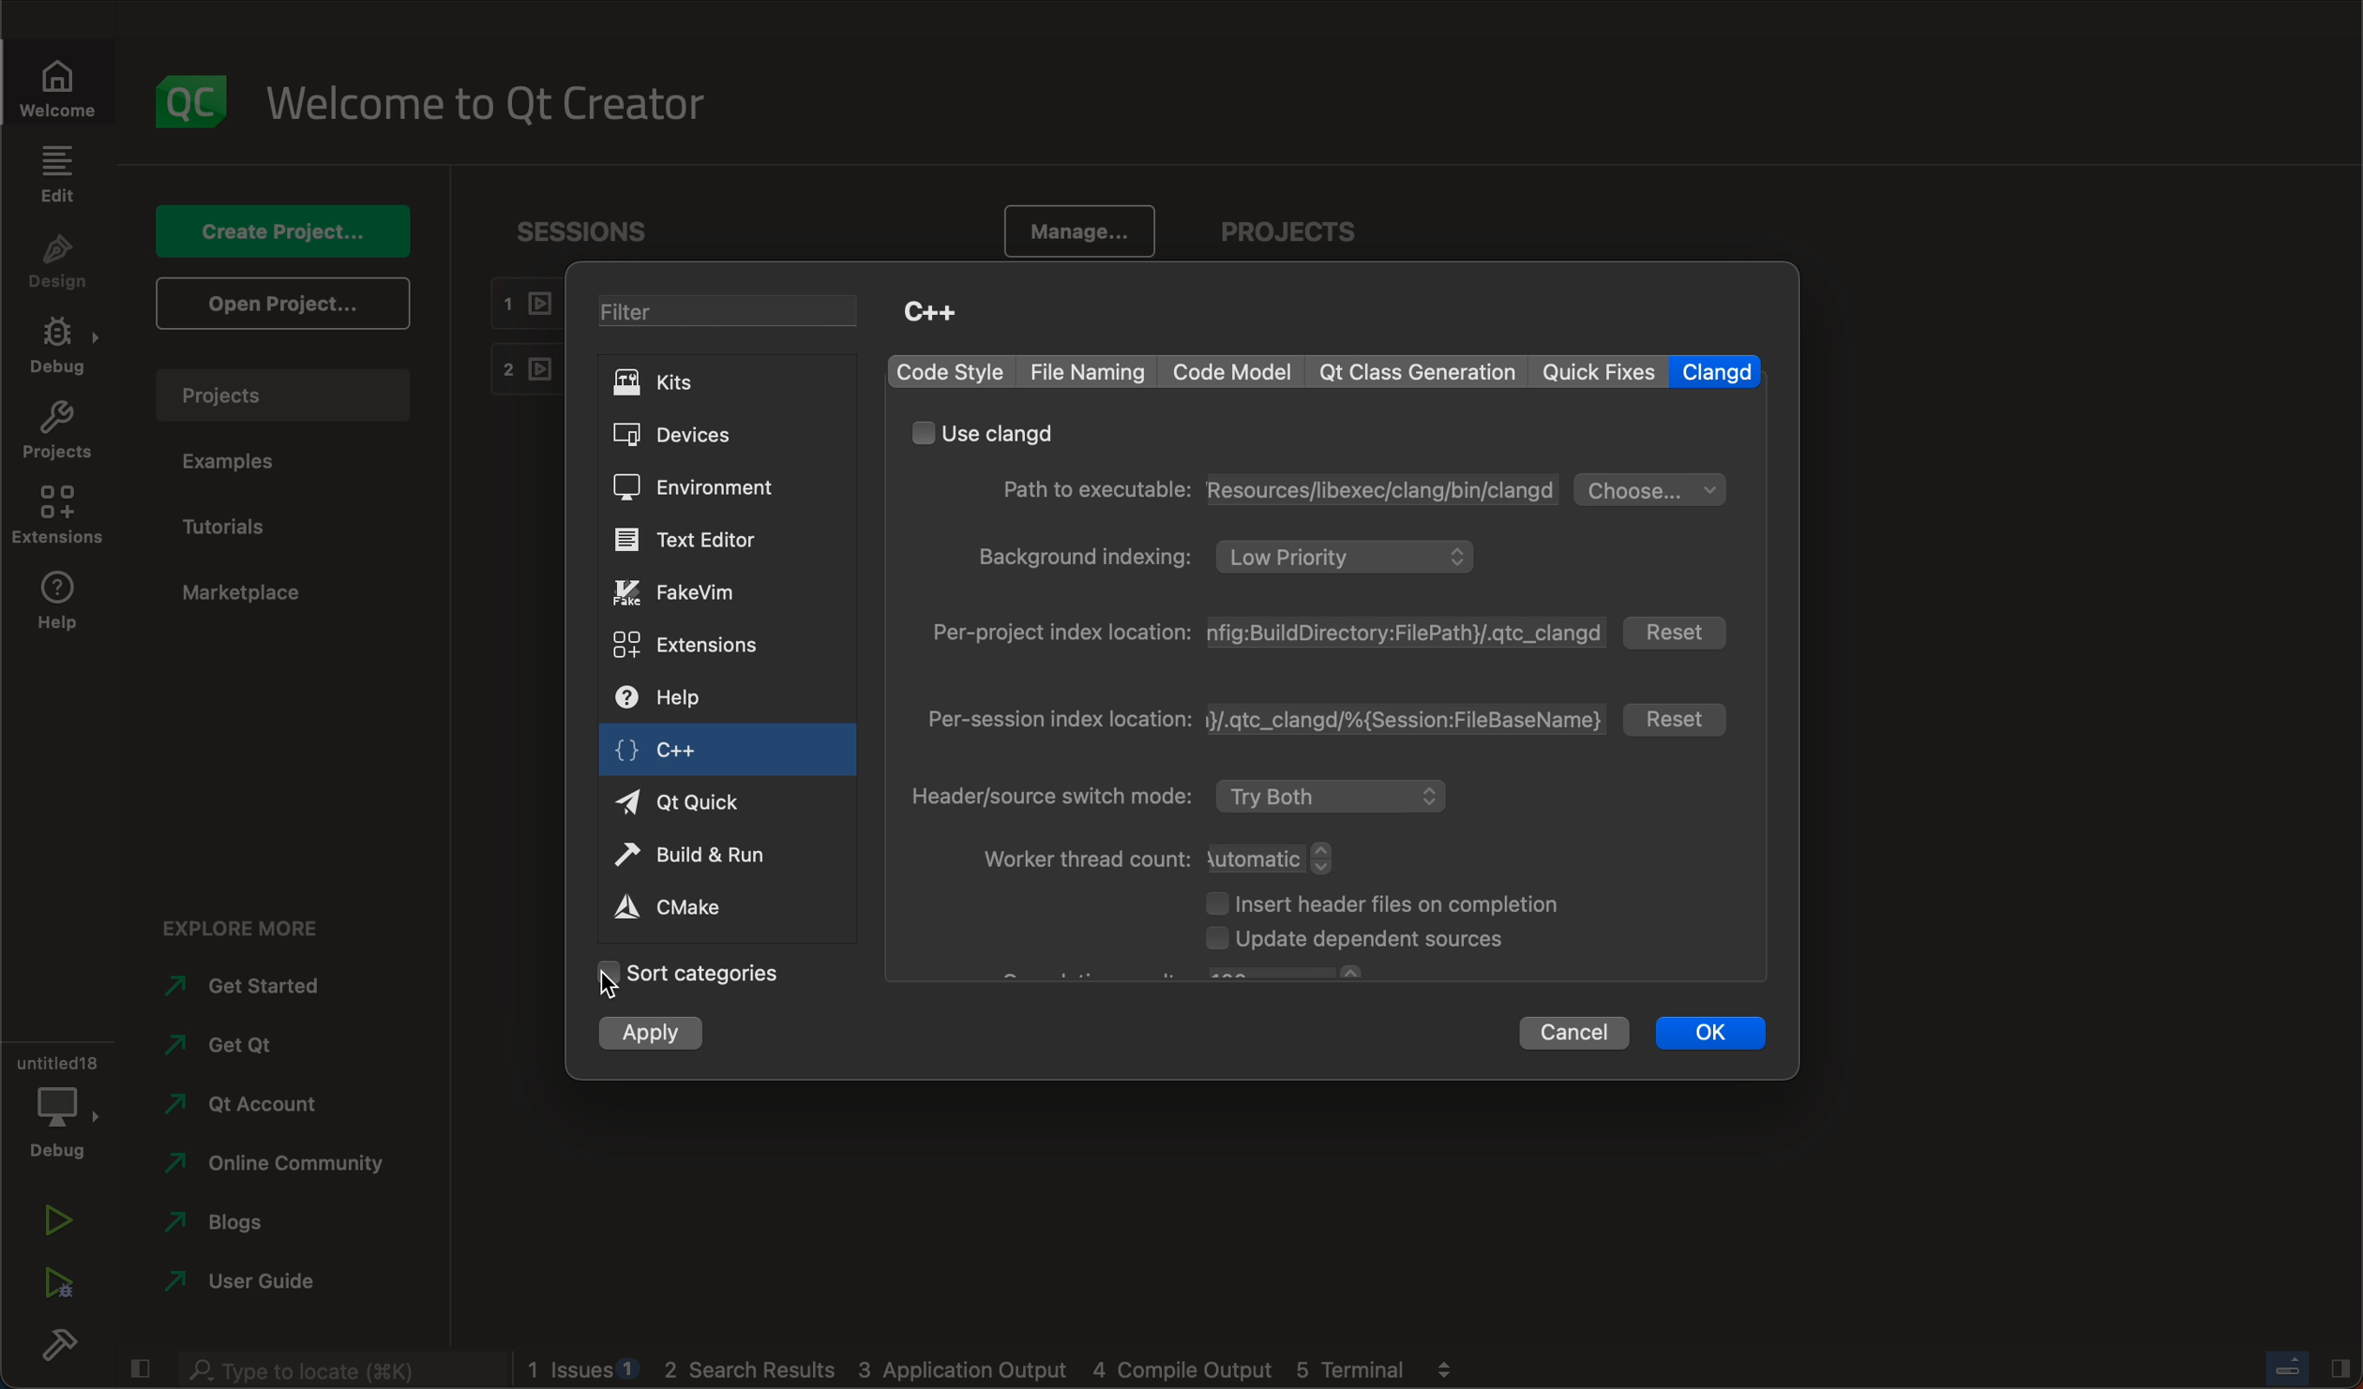  I want to click on sessions, so click(595, 231).